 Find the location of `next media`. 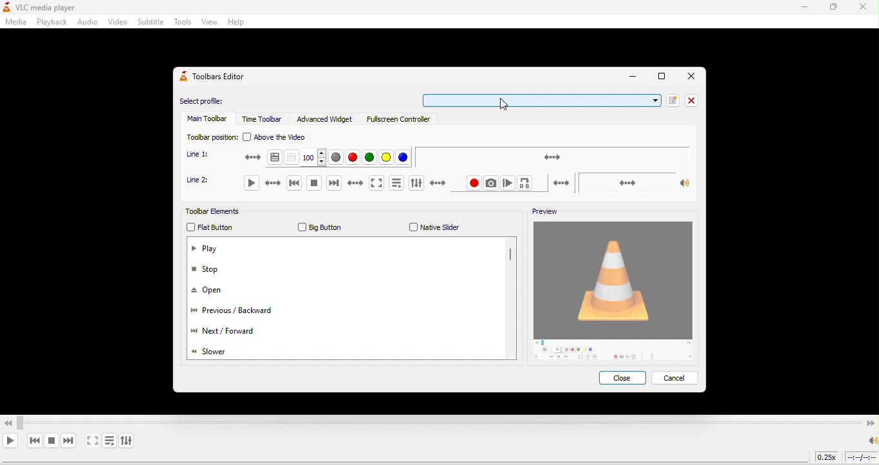

next media is located at coordinates (70, 441).